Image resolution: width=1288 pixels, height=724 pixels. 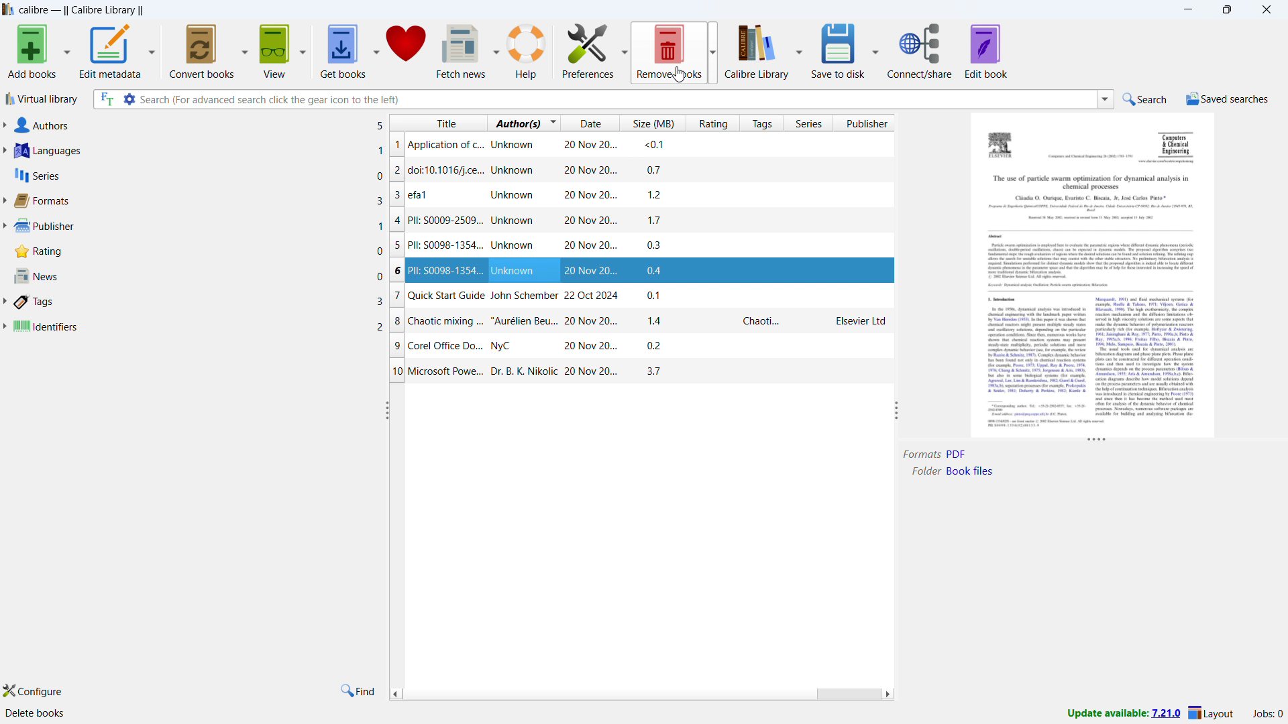 I want to click on convert books options, so click(x=246, y=50).